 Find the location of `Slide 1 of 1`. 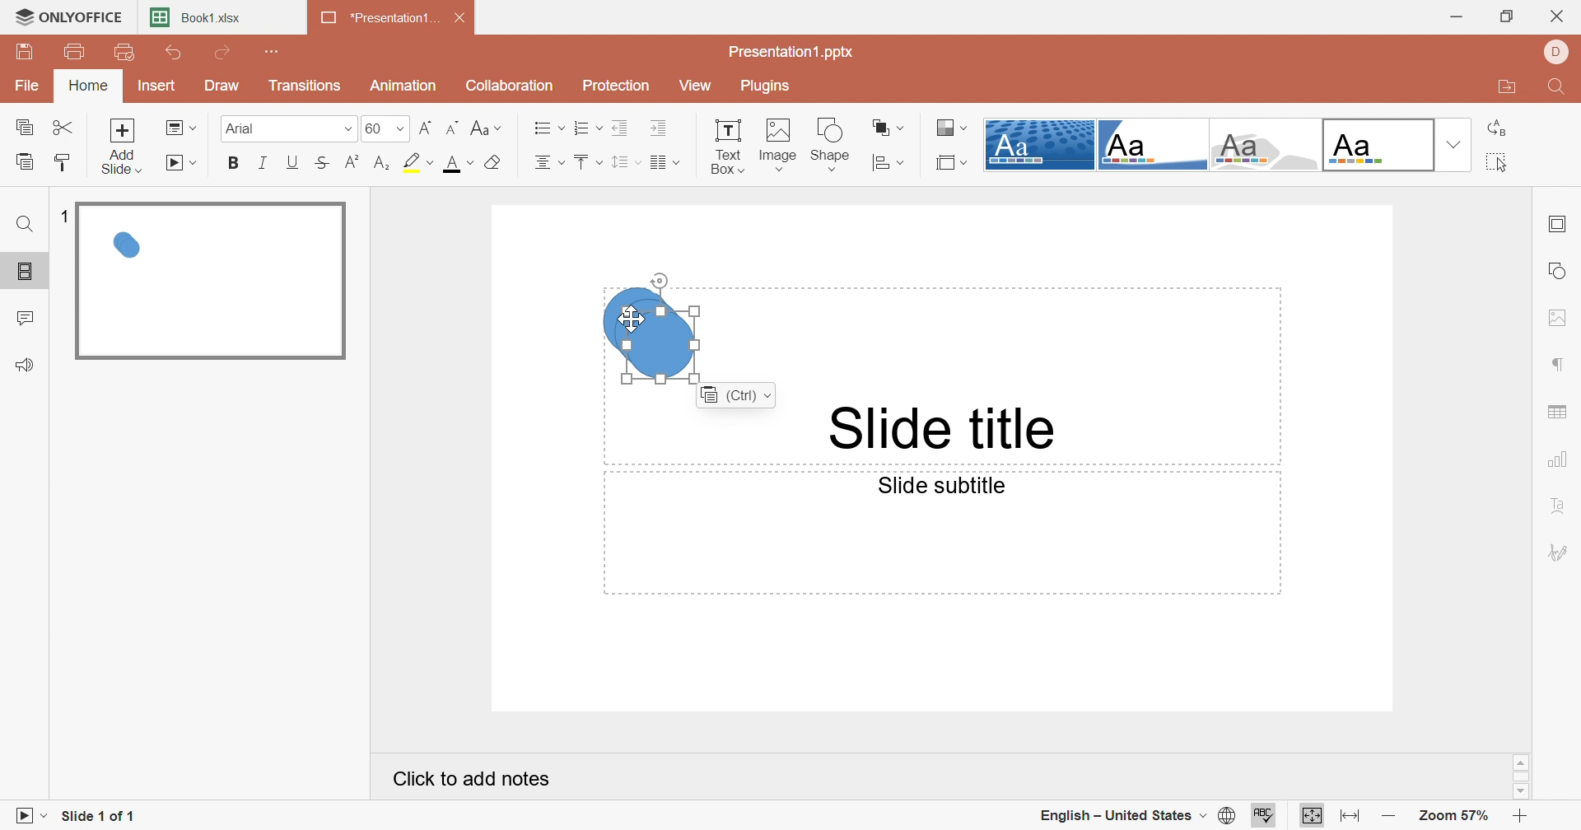

Slide 1 of 1 is located at coordinates (98, 818).